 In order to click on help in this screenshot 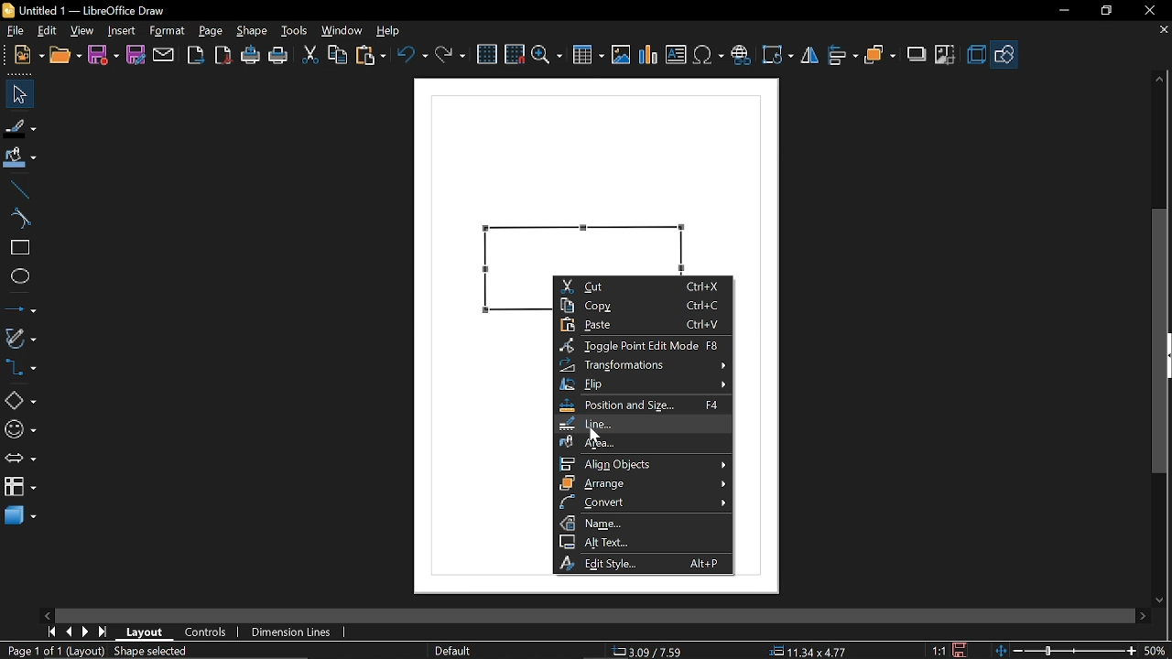, I will do `click(388, 30)`.